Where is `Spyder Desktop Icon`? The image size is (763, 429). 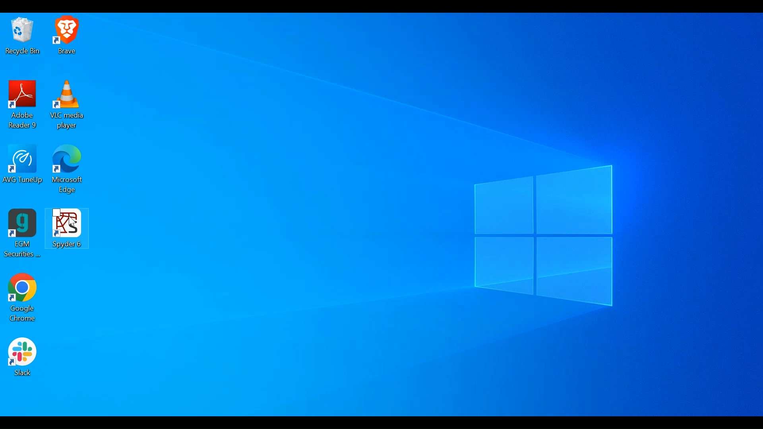 Spyder Desktop Icon is located at coordinates (64, 235).